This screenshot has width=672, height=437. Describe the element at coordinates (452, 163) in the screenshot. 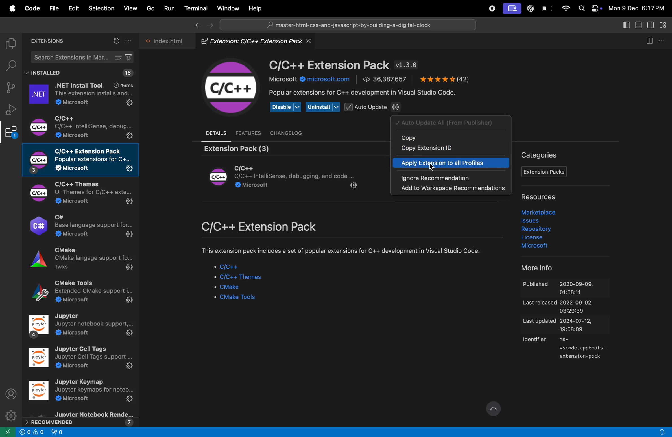

I see `apply extension to all profiles` at that location.